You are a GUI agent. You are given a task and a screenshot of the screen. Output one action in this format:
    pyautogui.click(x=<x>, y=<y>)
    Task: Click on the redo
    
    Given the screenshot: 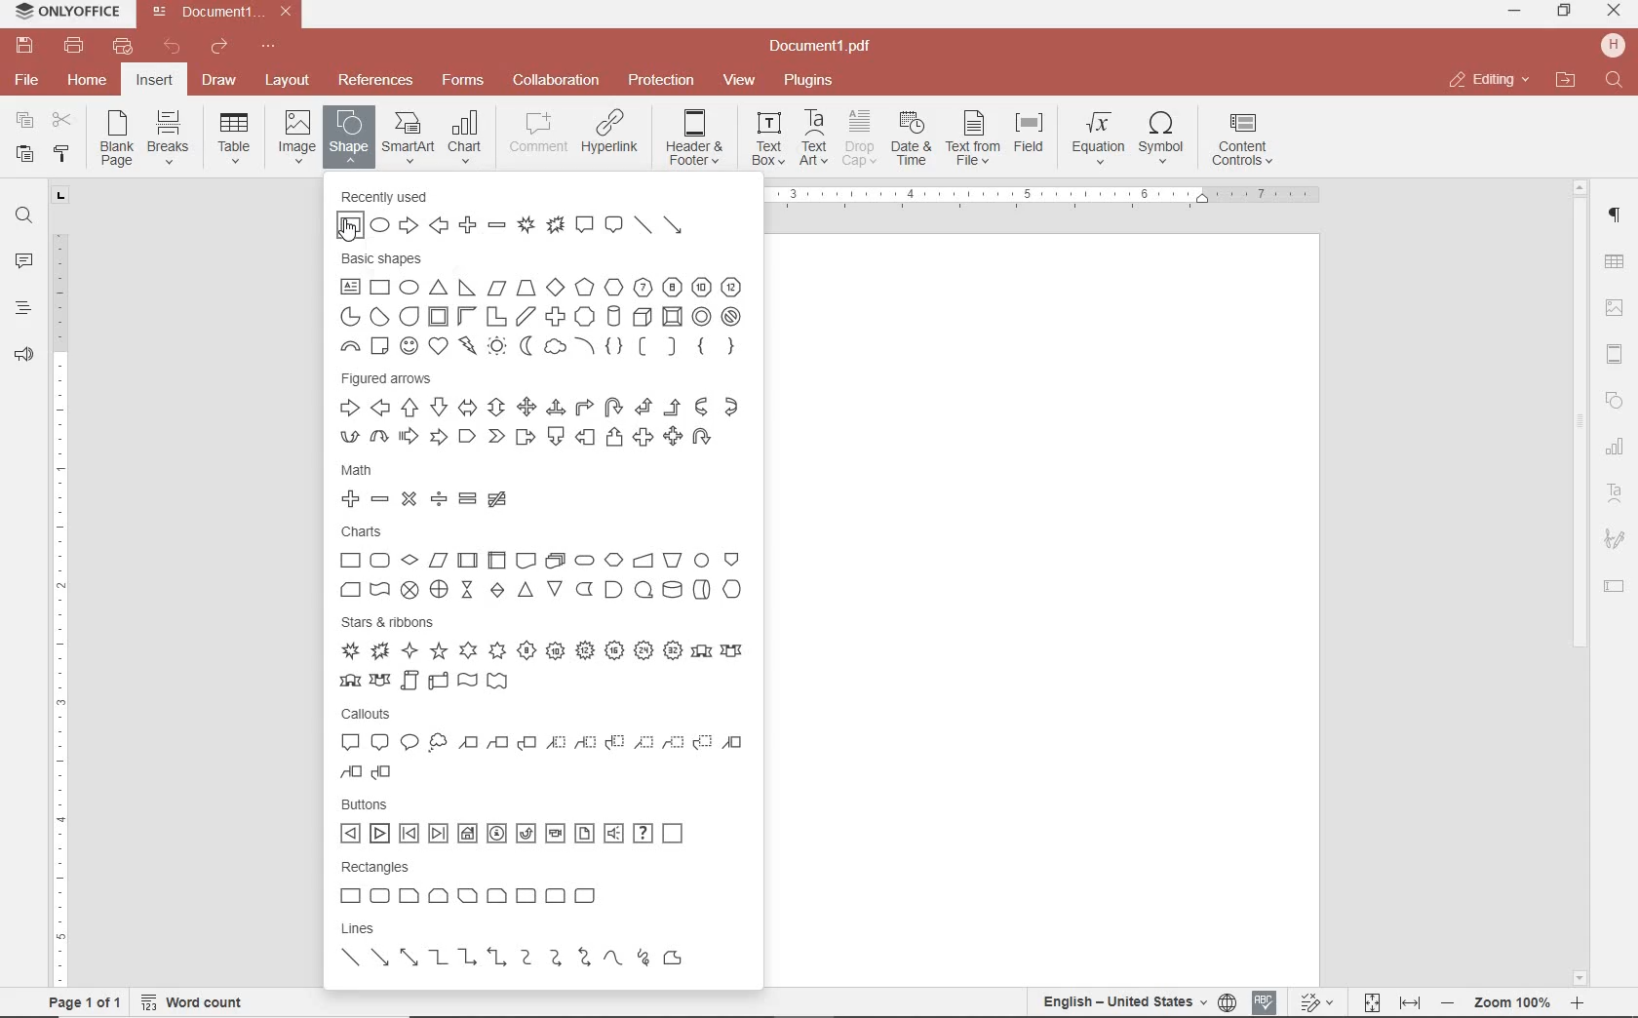 What is the action you would take?
    pyautogui.click(x=217, y=50)
    